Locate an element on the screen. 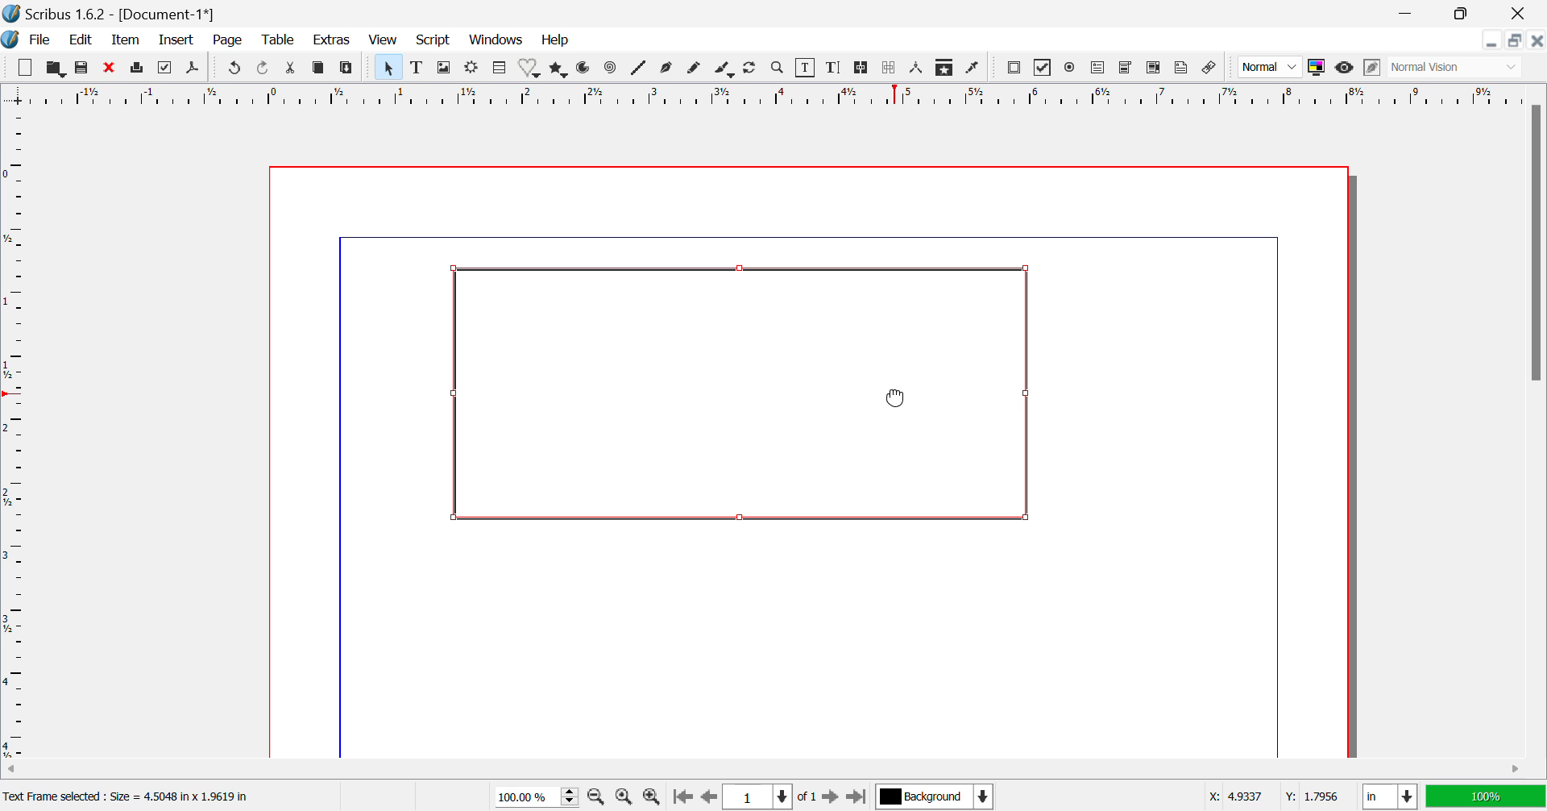 Image resolution: width=1547 pixels, height=811 pixels. Save as Pdf is located at coordinates (197, 69).